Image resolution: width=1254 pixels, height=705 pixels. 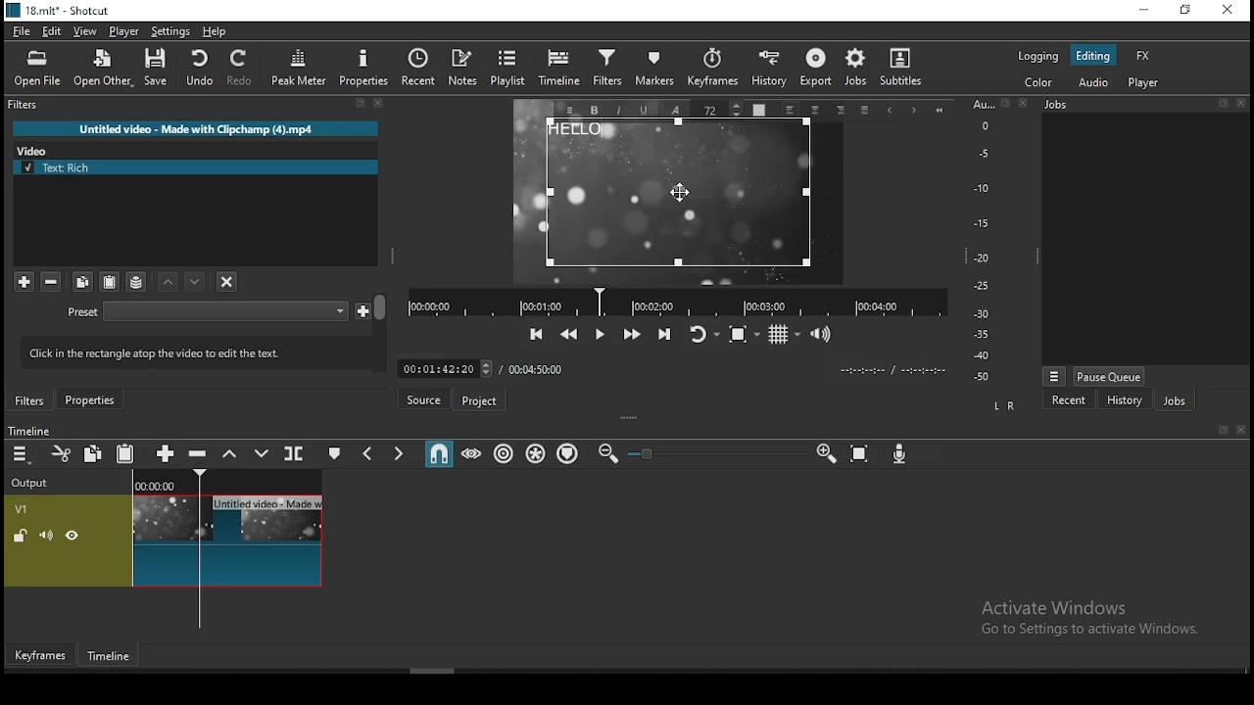 What do you see at coordinates (1225, 430) in the screenshot?
I see `Detach` at bounding box center [1225, 430].